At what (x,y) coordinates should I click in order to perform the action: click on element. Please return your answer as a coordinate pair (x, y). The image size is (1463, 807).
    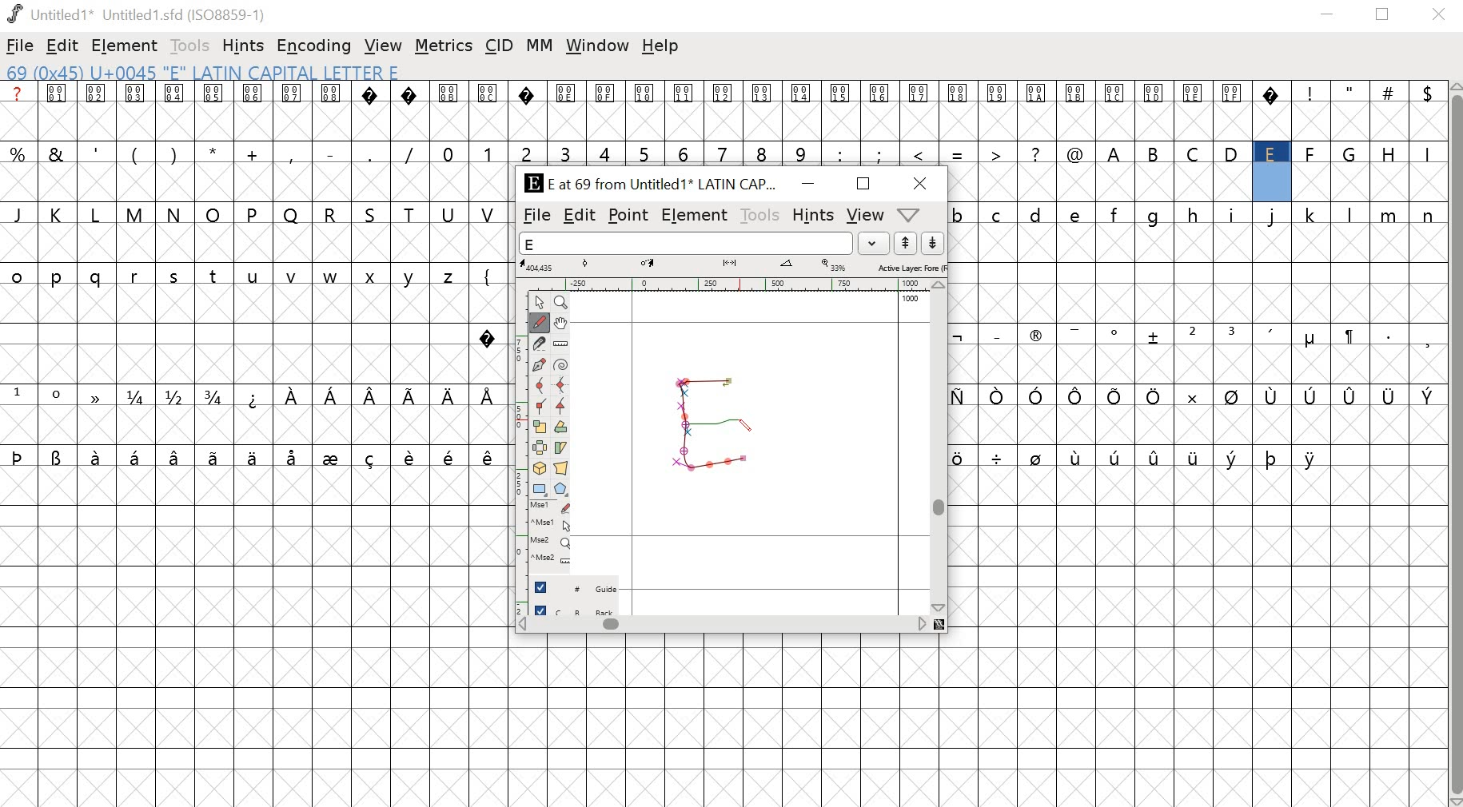
    Looking at the image, I should click on (122, 45).